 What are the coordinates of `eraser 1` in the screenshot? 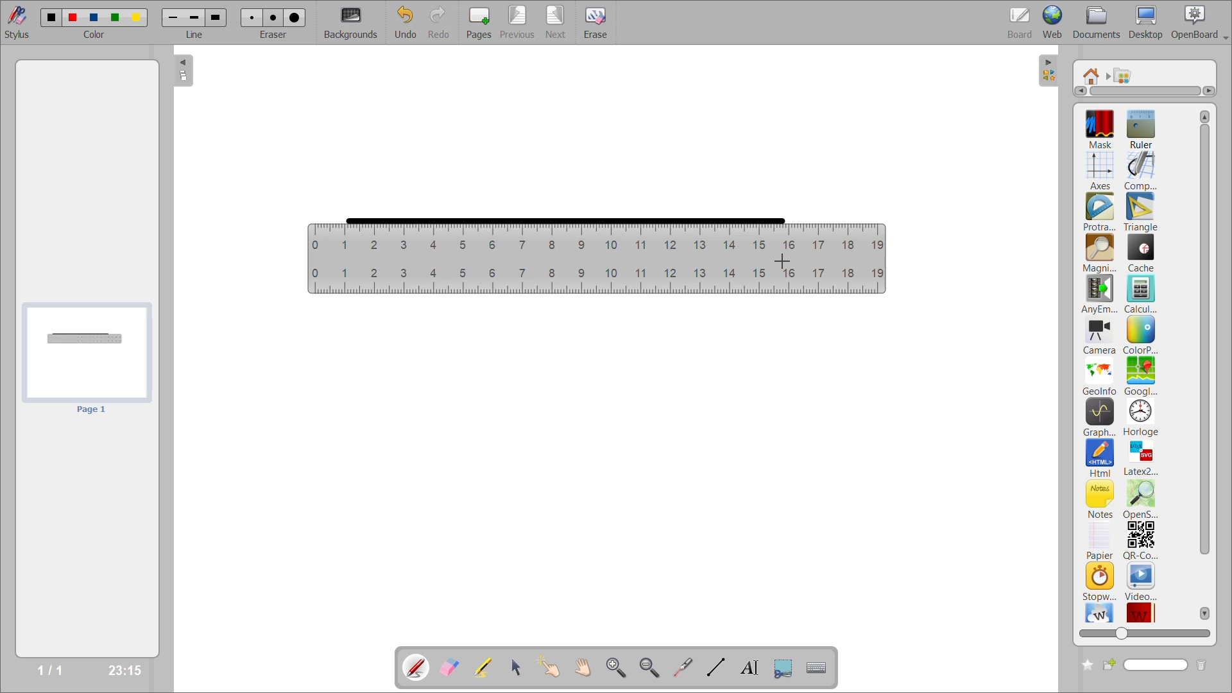 It's located at (252, 17).